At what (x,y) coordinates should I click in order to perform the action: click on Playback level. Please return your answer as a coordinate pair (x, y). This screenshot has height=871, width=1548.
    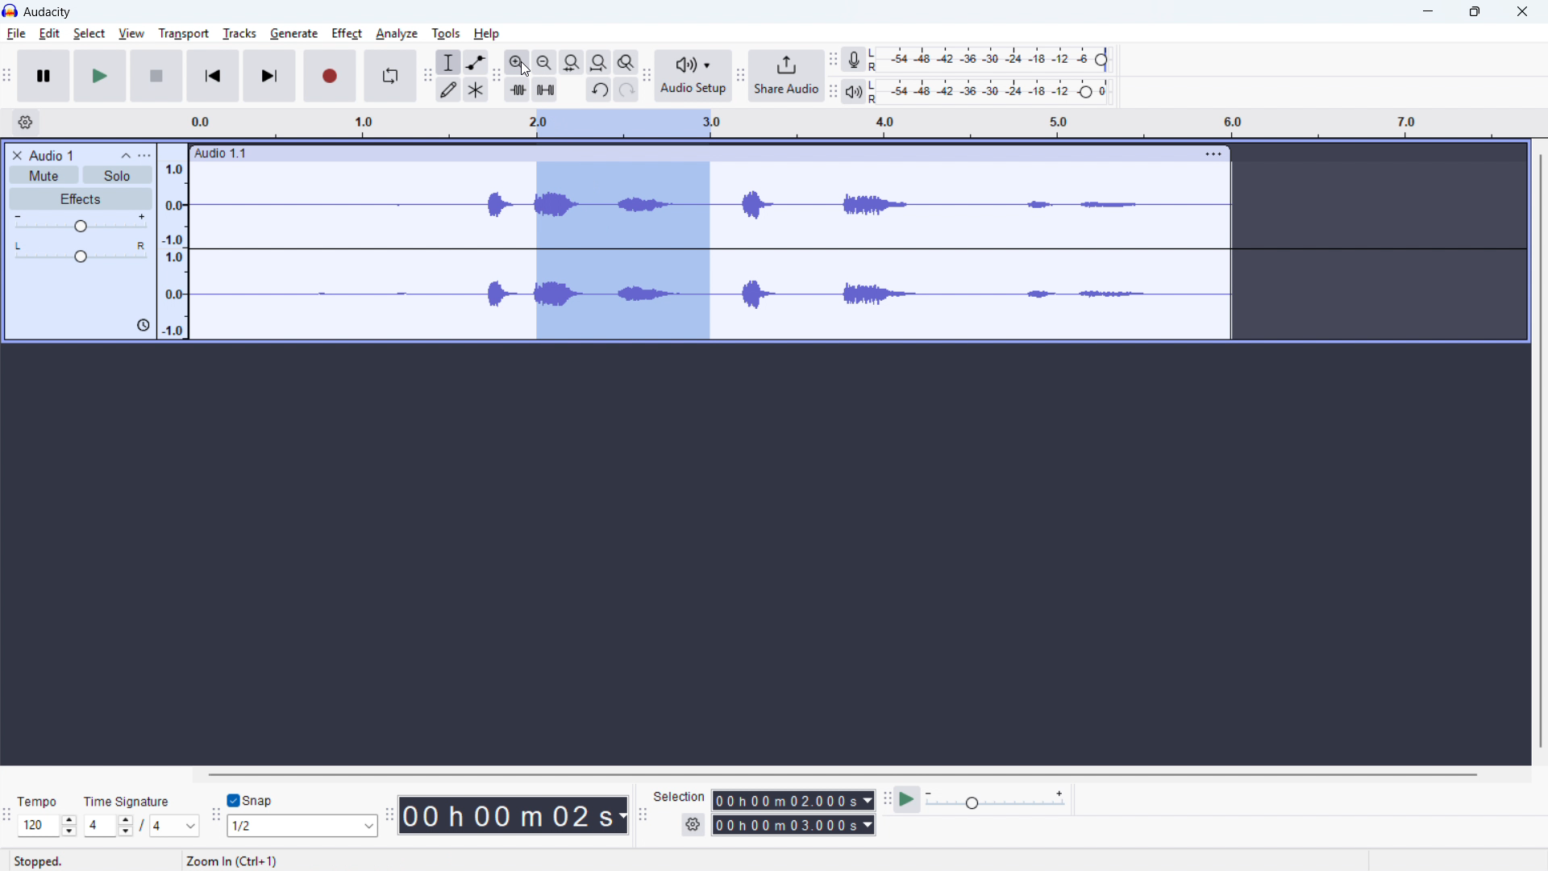
    Looking at the image, I should click on (994, 90).